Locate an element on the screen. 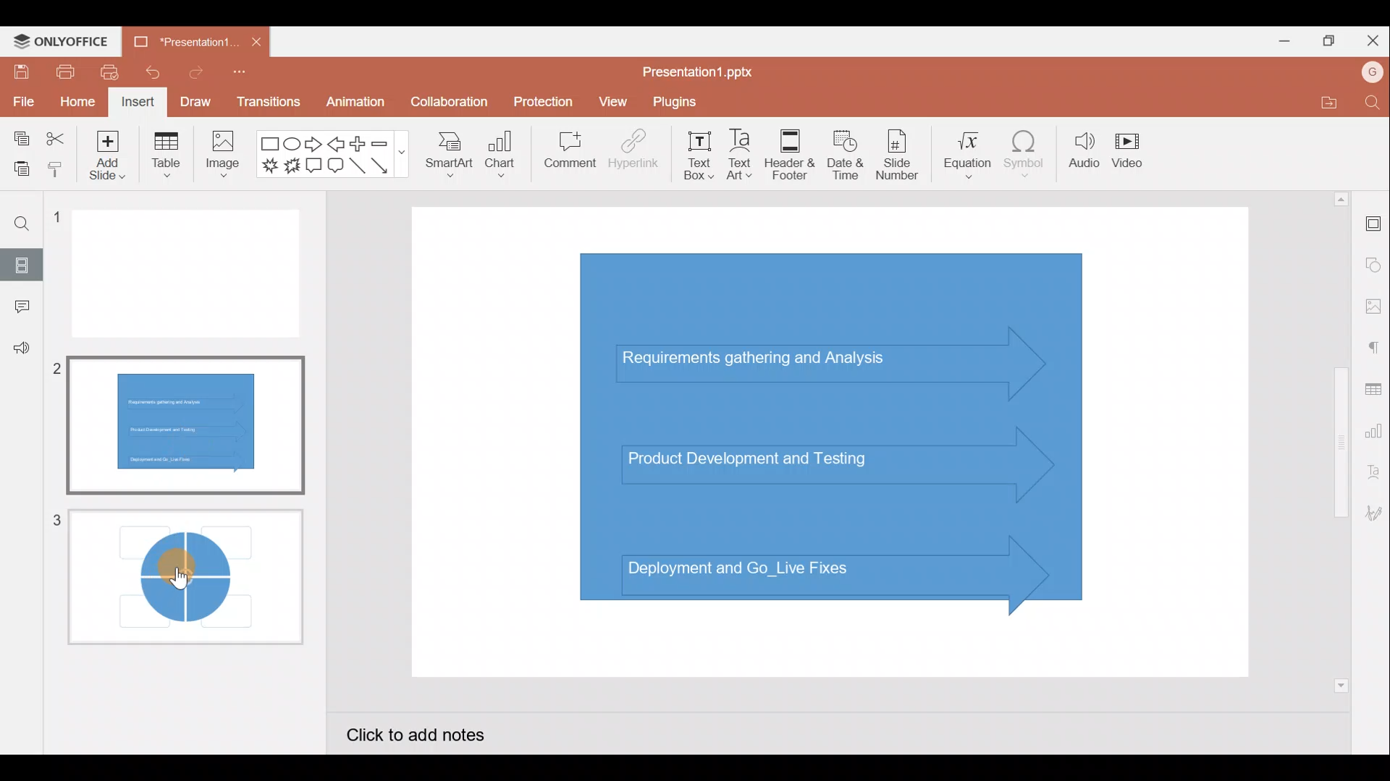 Image resolution: width=1390 pixels, height=781 pixels. Close document is located at coordinates (250, 40).